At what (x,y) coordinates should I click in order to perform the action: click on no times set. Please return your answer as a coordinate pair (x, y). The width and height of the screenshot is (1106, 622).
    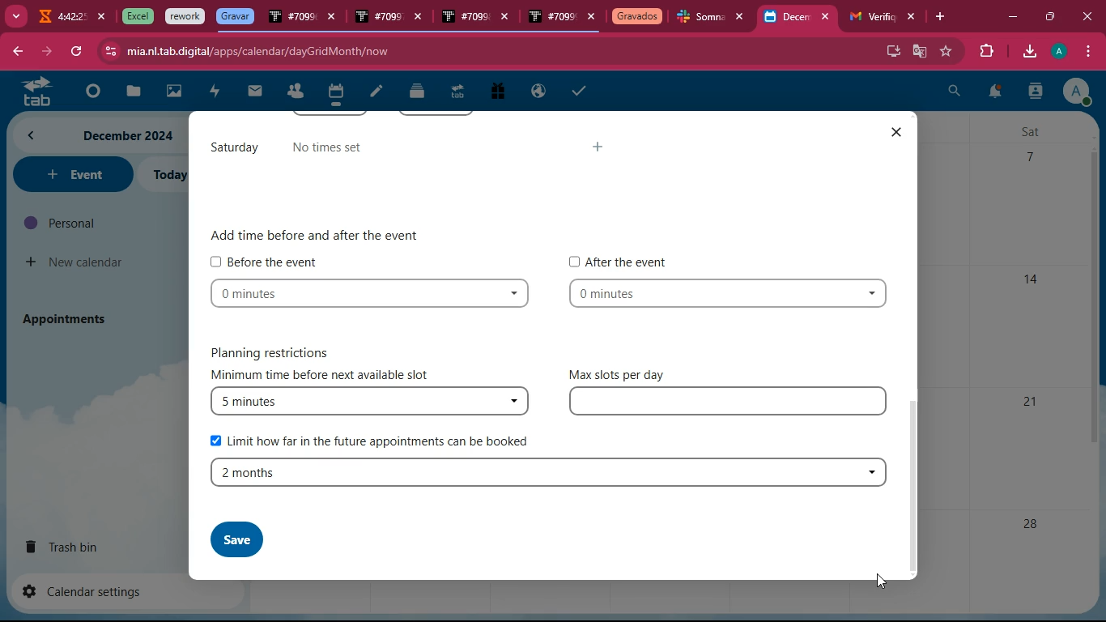
    Looking at the image, I should click on (325, 150).